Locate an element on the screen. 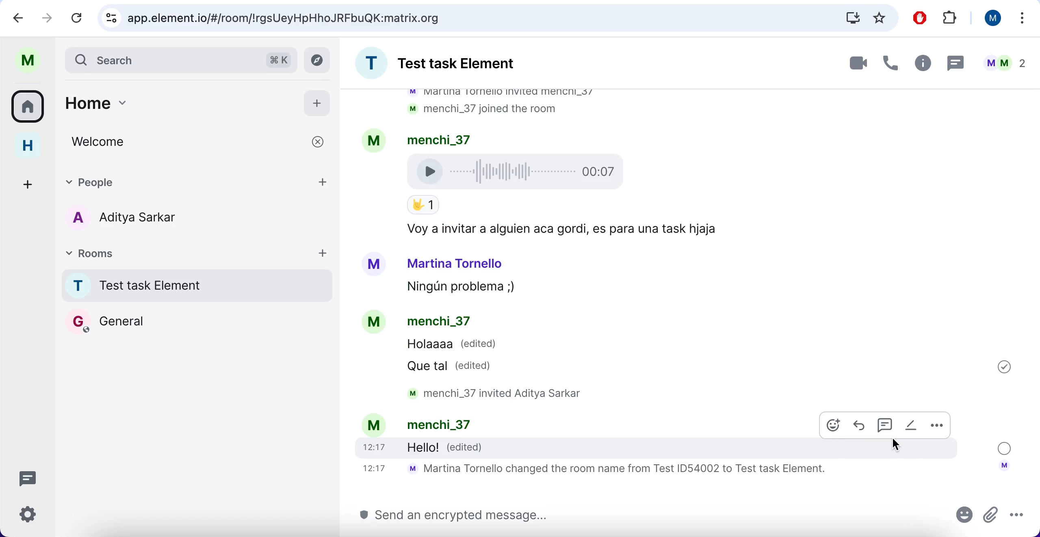  user is located at coordinates (33, 59).